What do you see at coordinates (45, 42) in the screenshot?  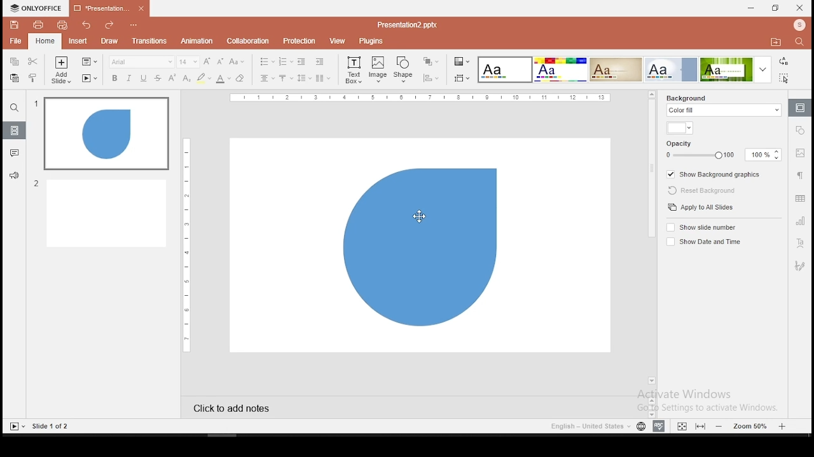 I see `home` at bounding box center [45, 42].